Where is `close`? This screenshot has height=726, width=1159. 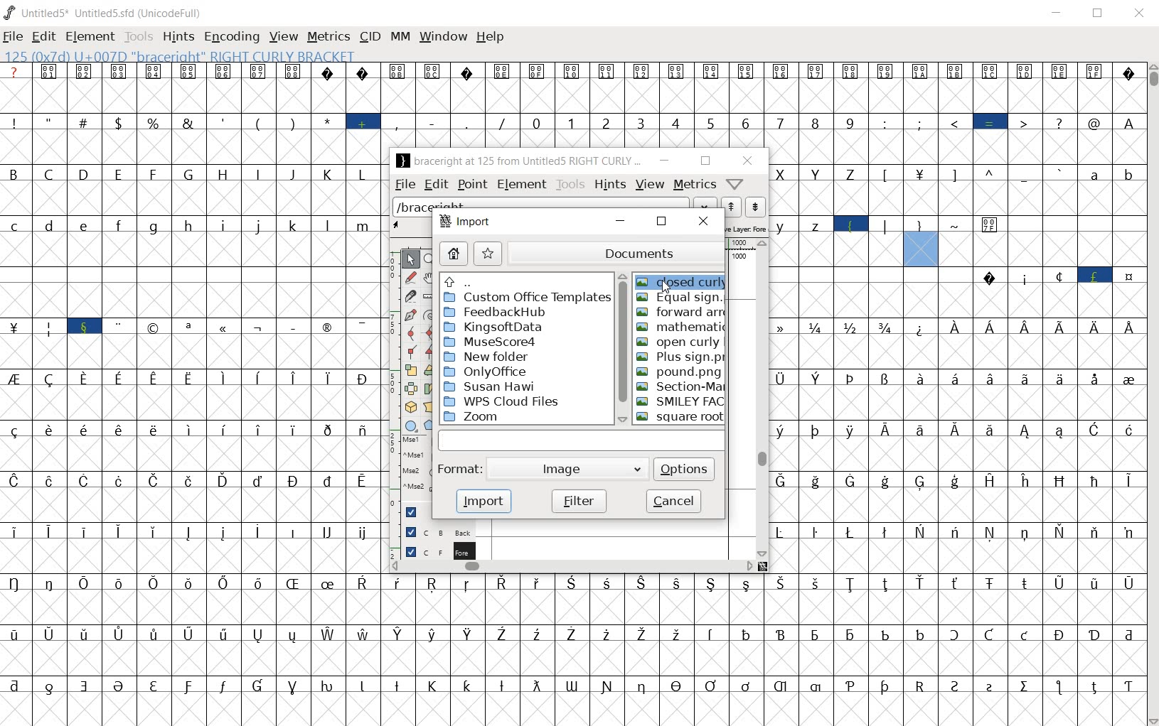 close is located at coordinates (748, 161).